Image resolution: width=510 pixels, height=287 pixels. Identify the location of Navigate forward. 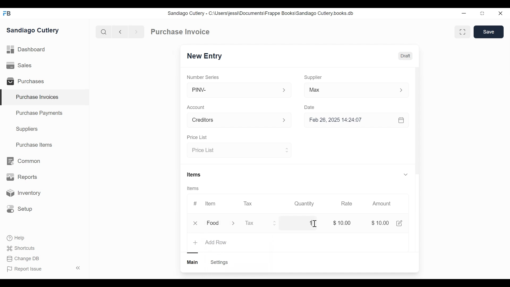
(136, 31).